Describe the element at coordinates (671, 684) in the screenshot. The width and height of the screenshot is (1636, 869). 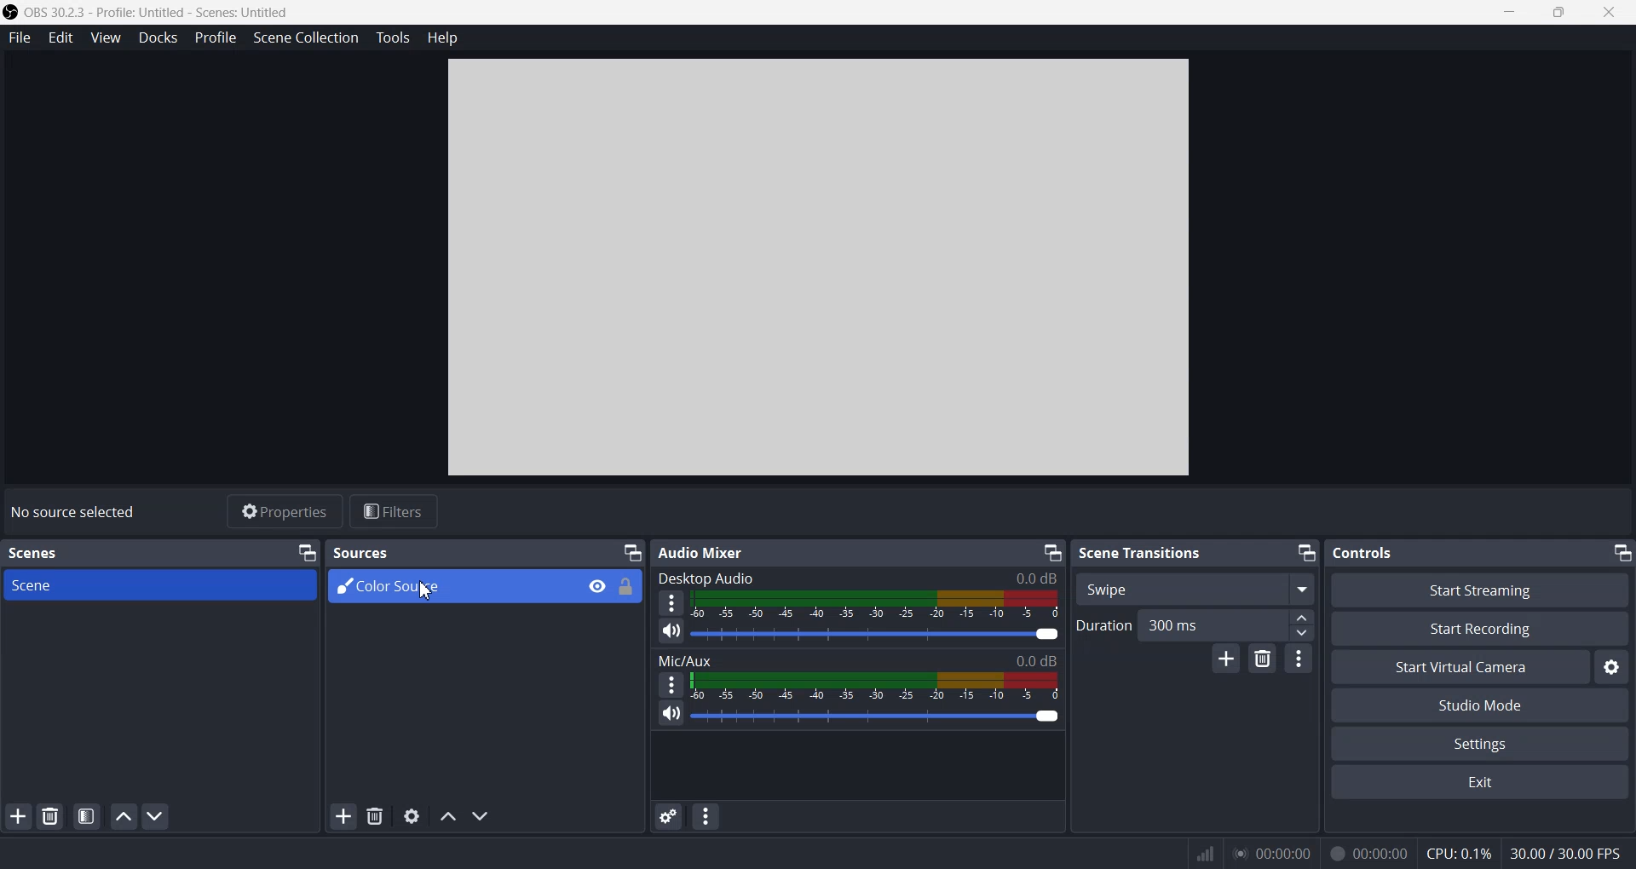
I see `More` at that location.